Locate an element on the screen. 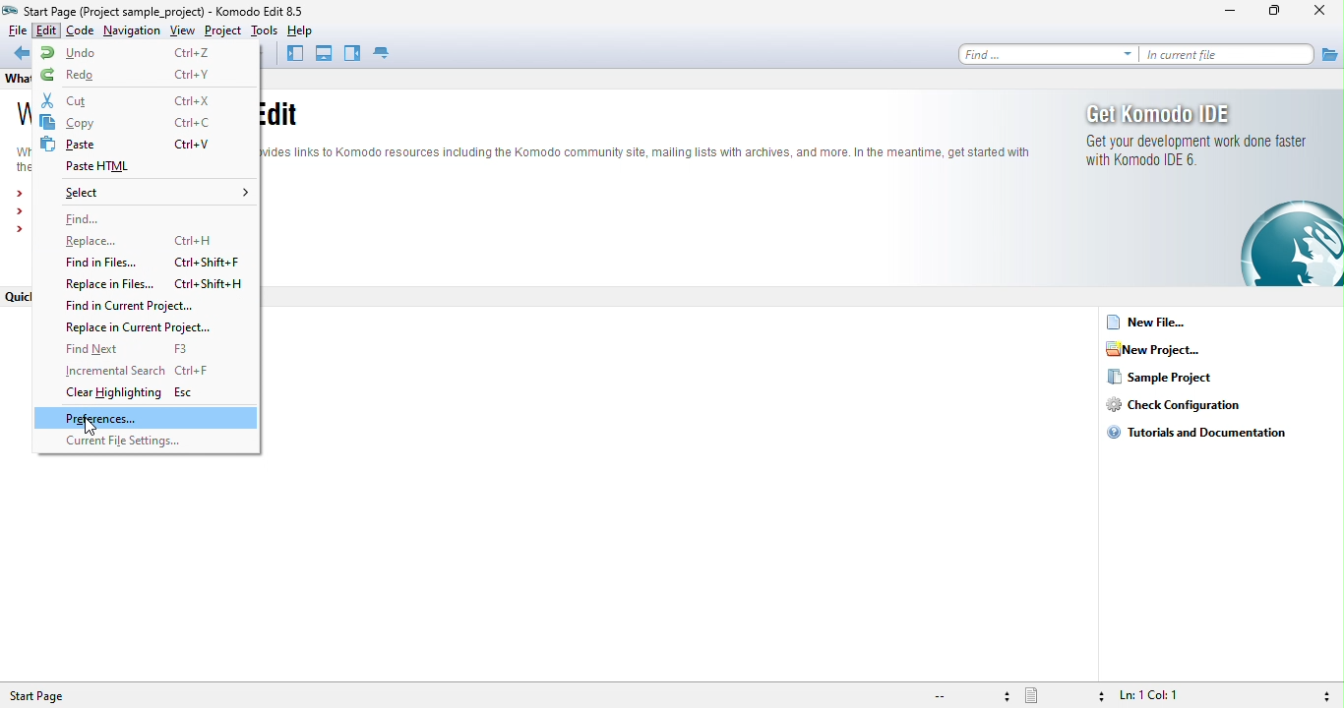  incremental search is located at coordinates (145, 371).